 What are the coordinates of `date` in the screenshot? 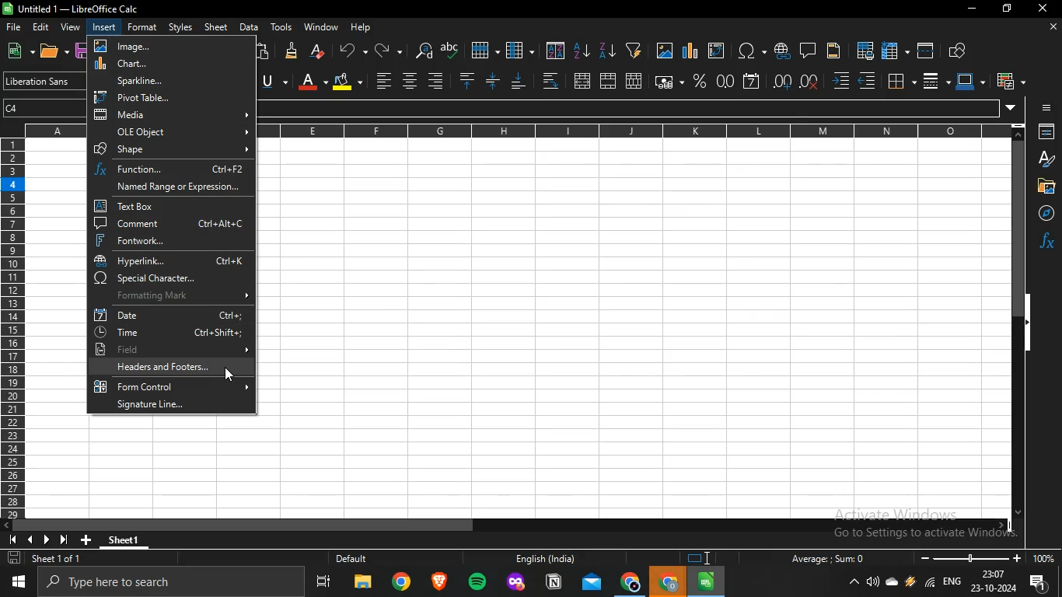 It's located at (171, 314).